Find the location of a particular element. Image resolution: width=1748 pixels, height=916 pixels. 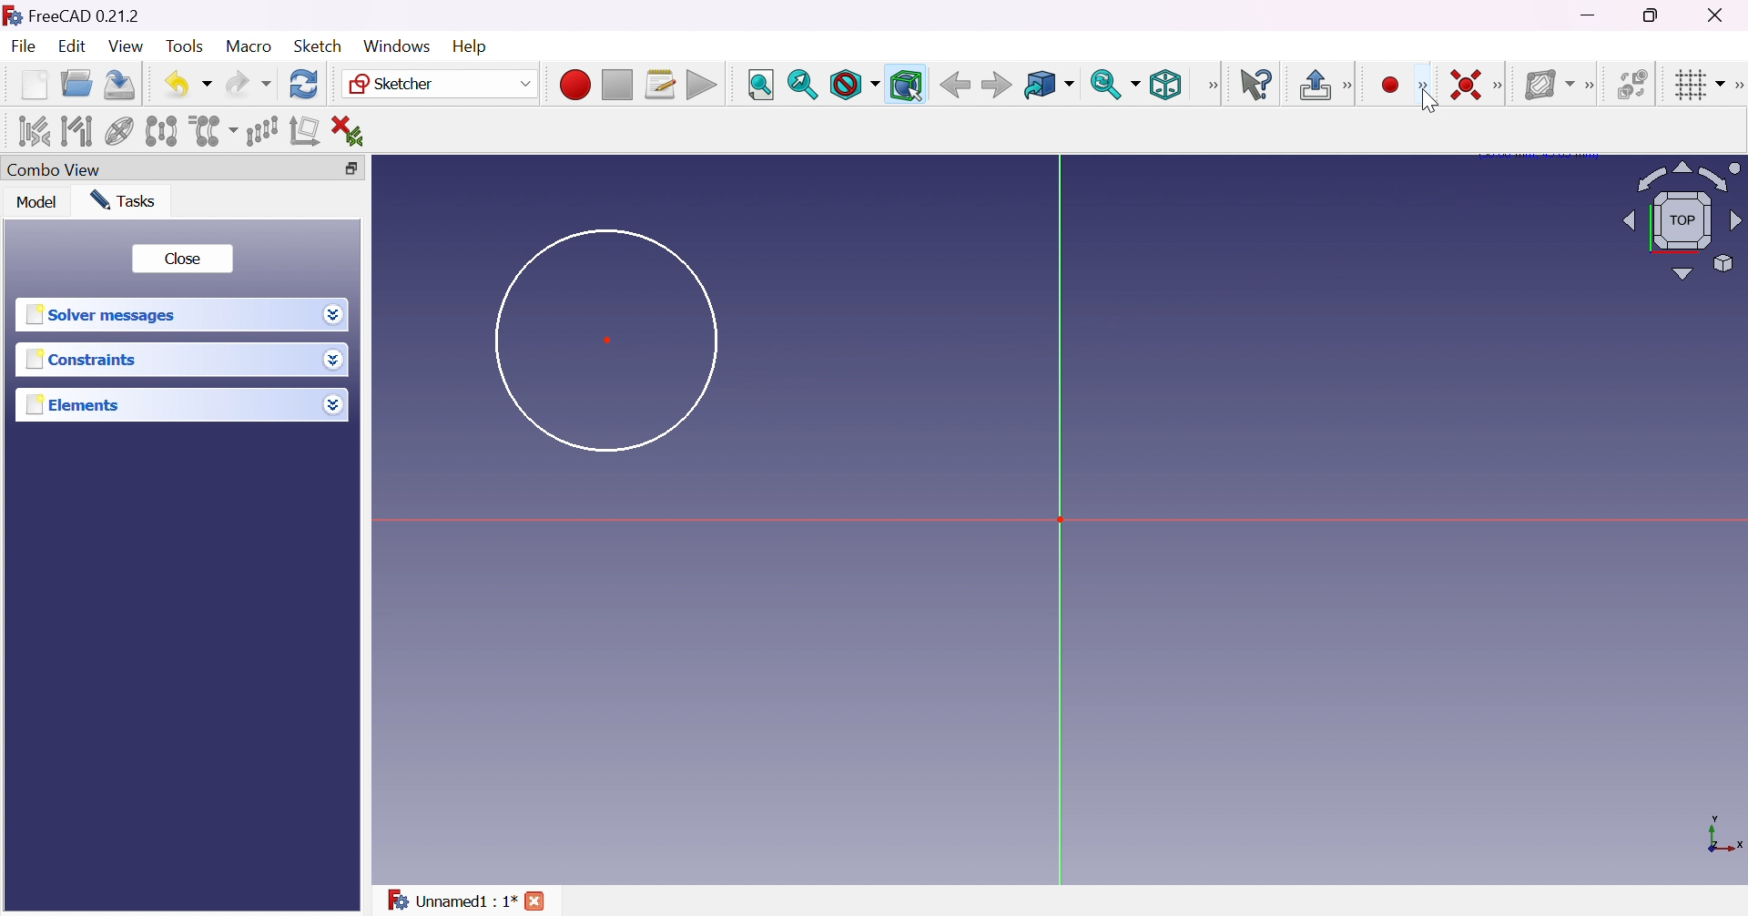

Restore down is located at coordinates (1653, 15).